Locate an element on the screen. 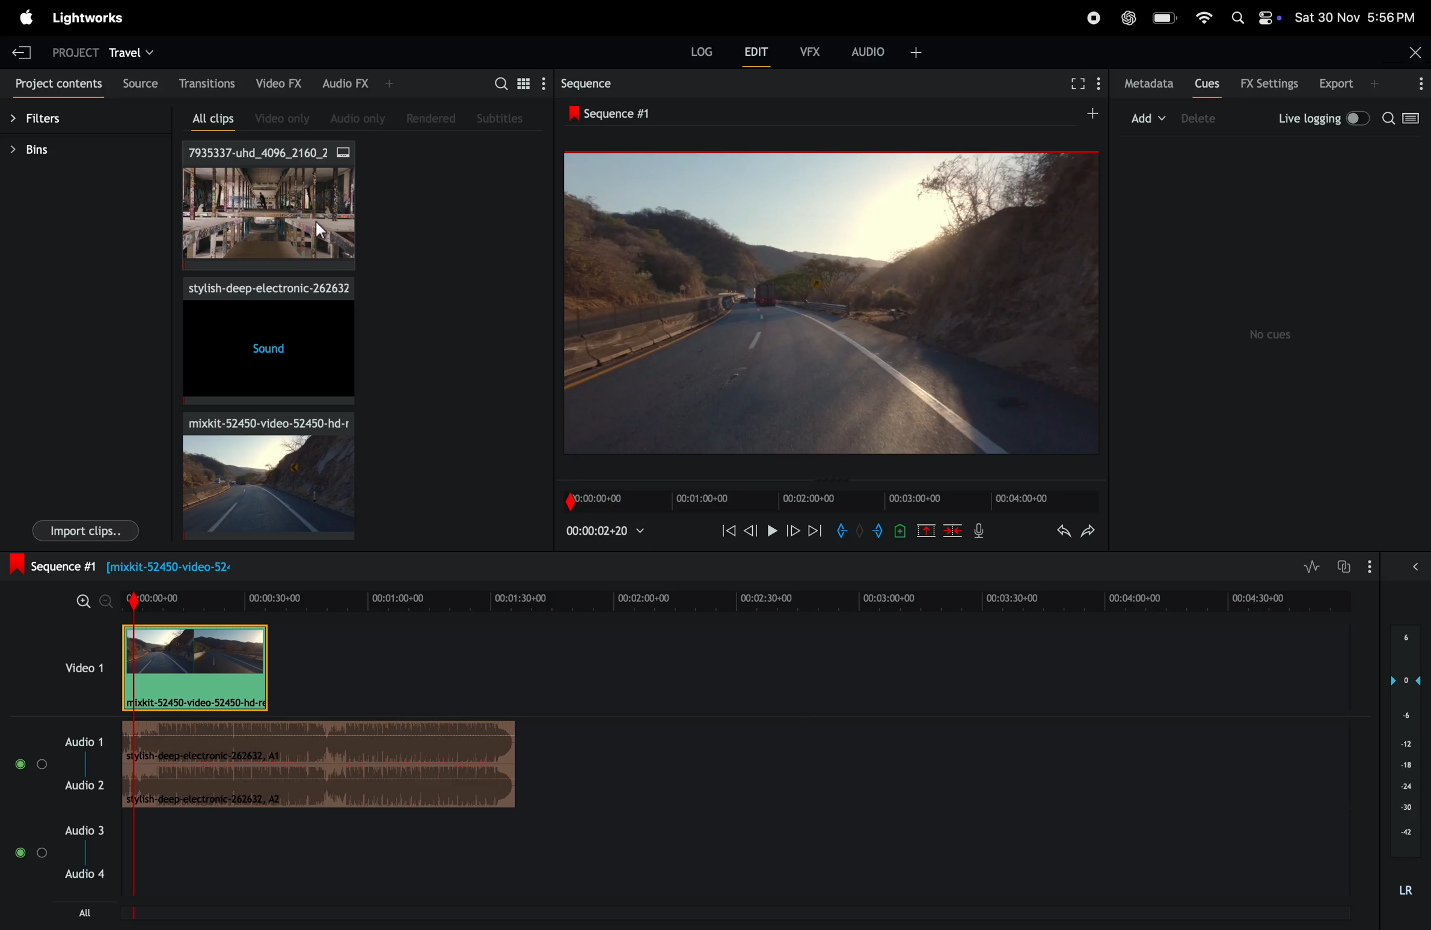 The height and width of the screenshot is (930, 1431). previous frame is located at coordinates (752, 530).